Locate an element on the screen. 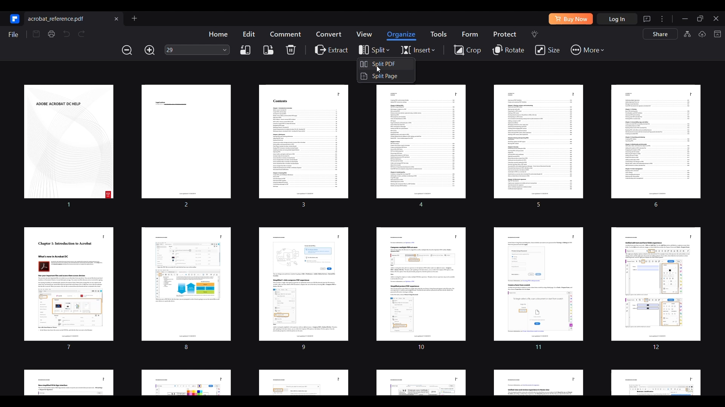 This screenshot has height=407, width=725. Extract PDF is located at coordinates (332, 49).